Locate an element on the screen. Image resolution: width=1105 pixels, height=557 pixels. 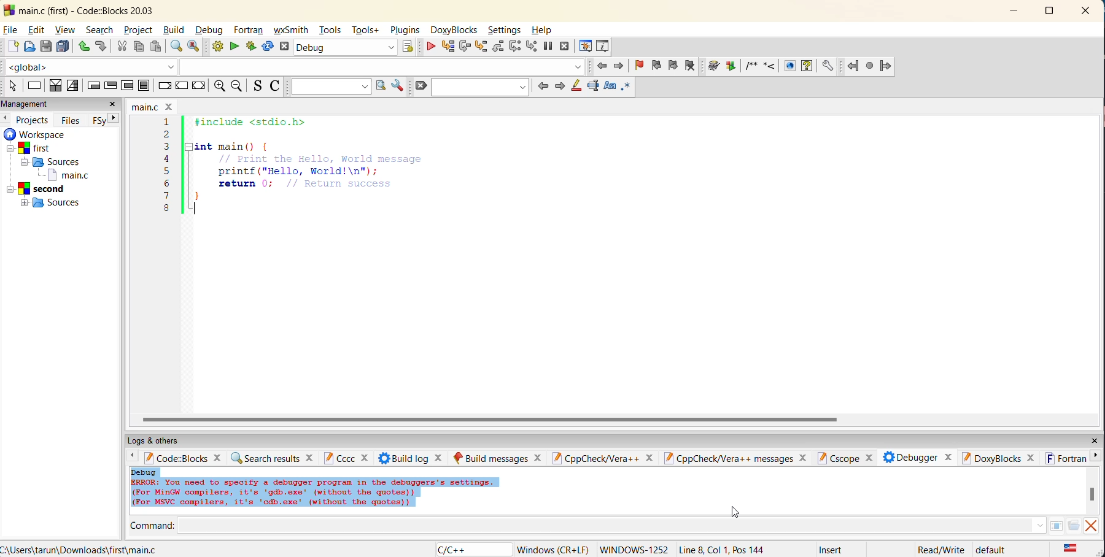
Insert comment block is located at coordinates (749, 69).